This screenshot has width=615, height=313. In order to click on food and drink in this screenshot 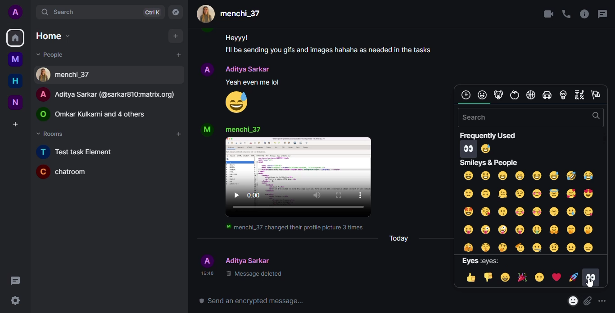, I will do `click(514, 95)`.